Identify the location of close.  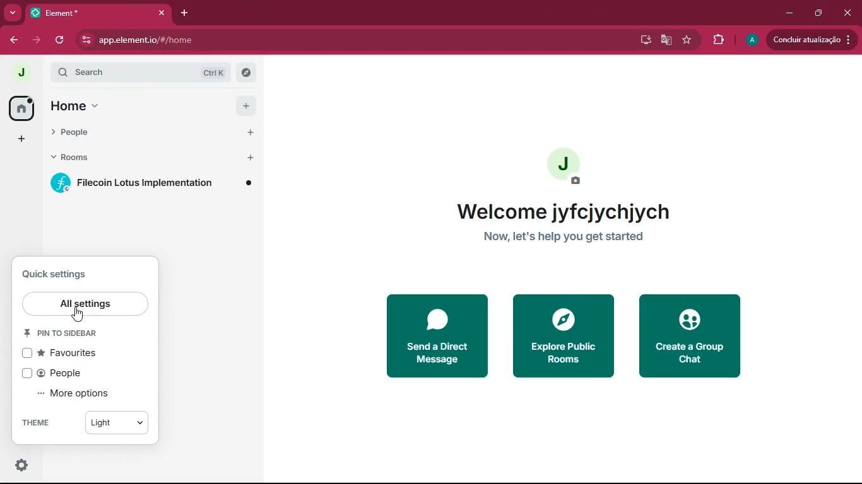
(846, 13).